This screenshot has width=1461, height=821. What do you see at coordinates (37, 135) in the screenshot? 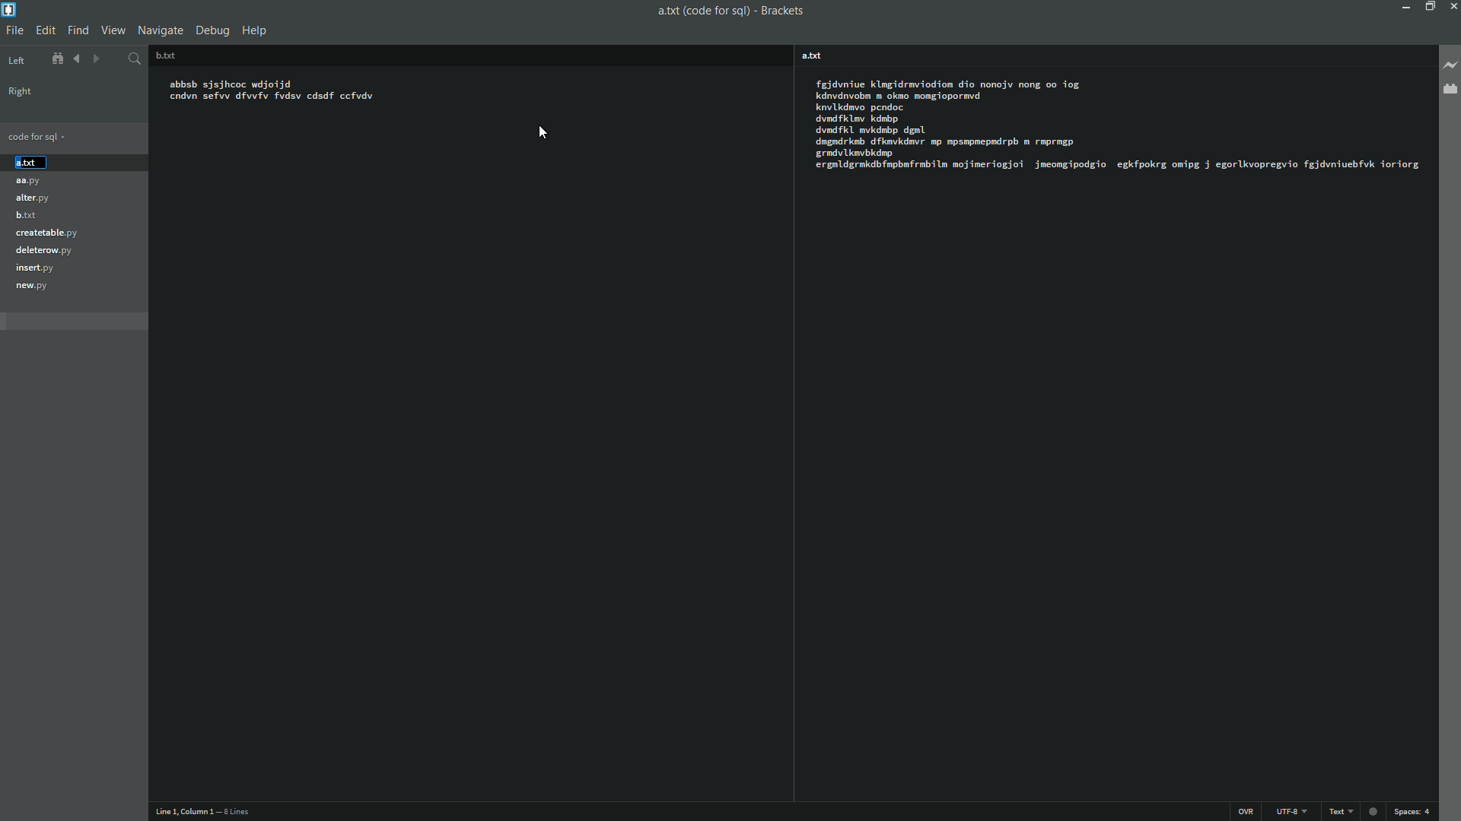
I see `code for sql` at bounding box center [37, 135].